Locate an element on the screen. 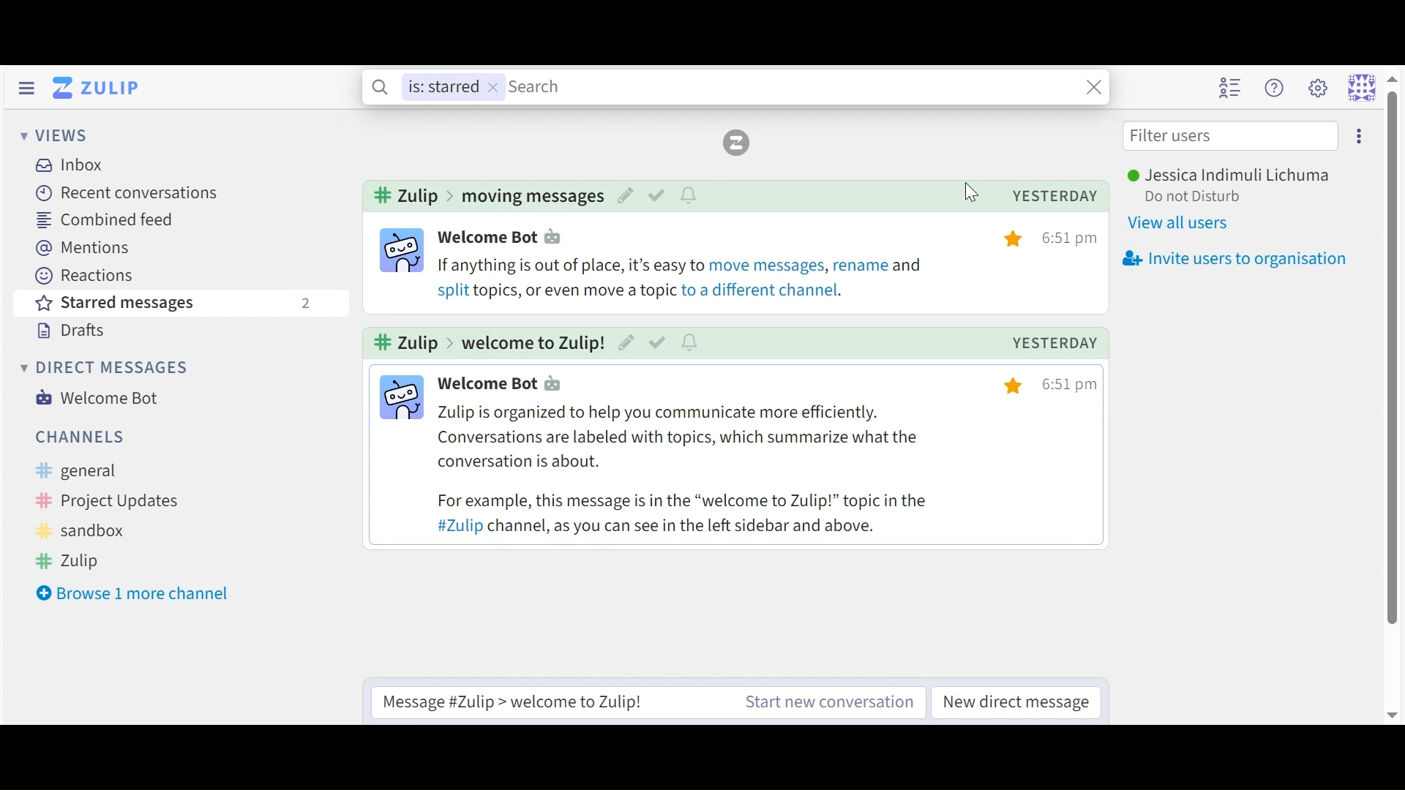 The width and height of the screenshot is (1405, 790). edit is located at coordinates (626, 197).